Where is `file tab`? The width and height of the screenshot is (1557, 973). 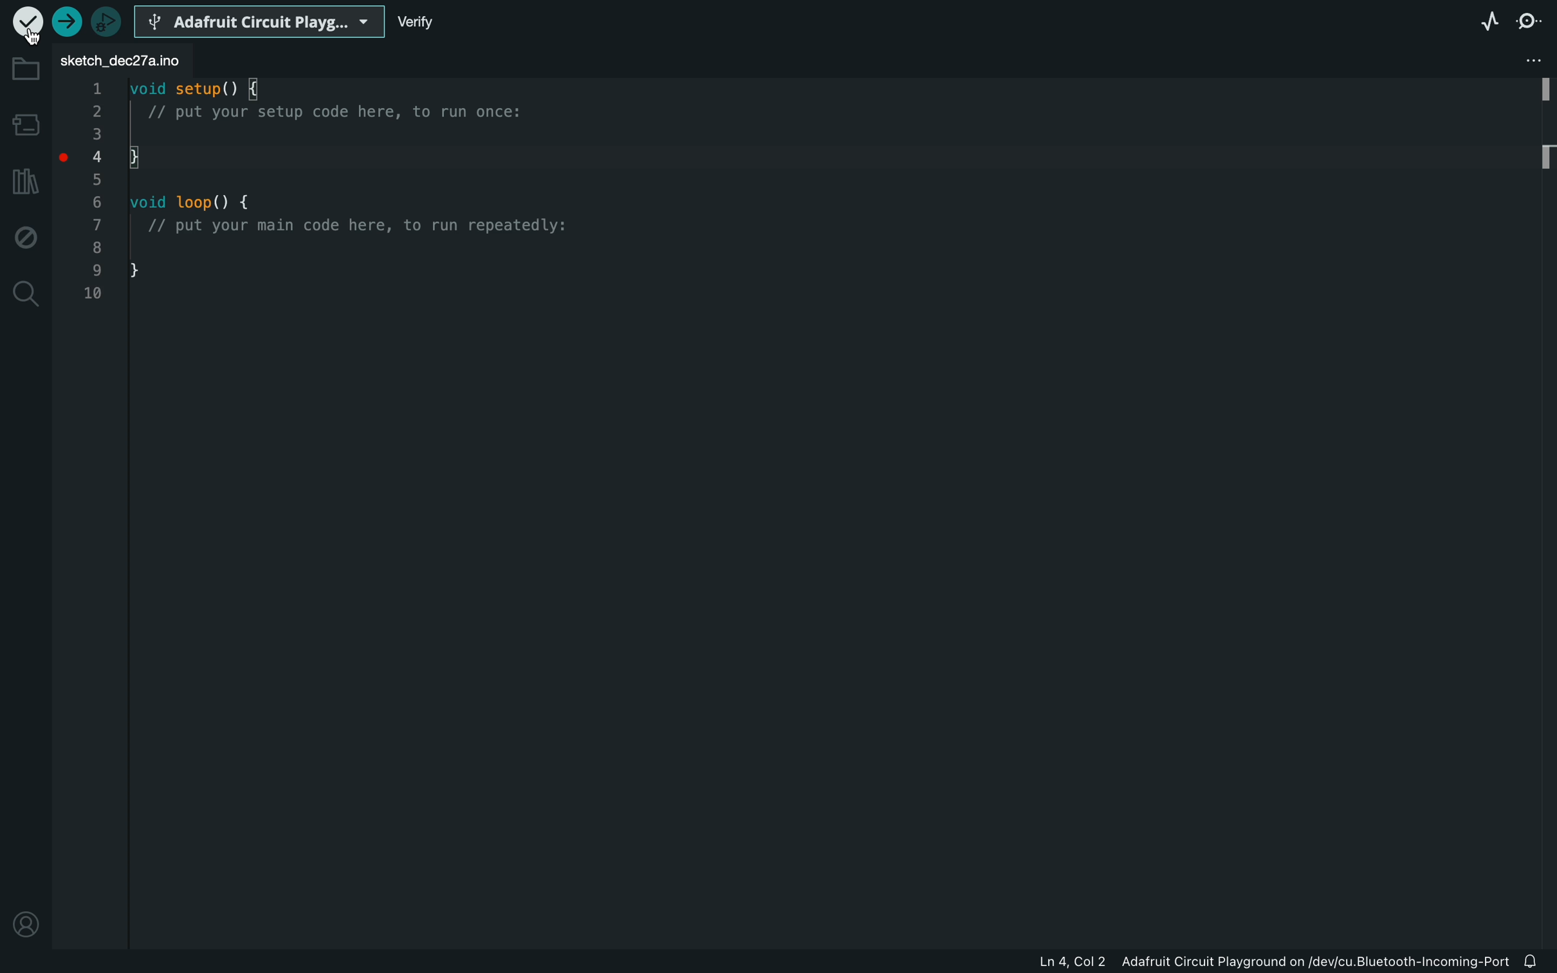 file tab is located at coordinates (123, 55).